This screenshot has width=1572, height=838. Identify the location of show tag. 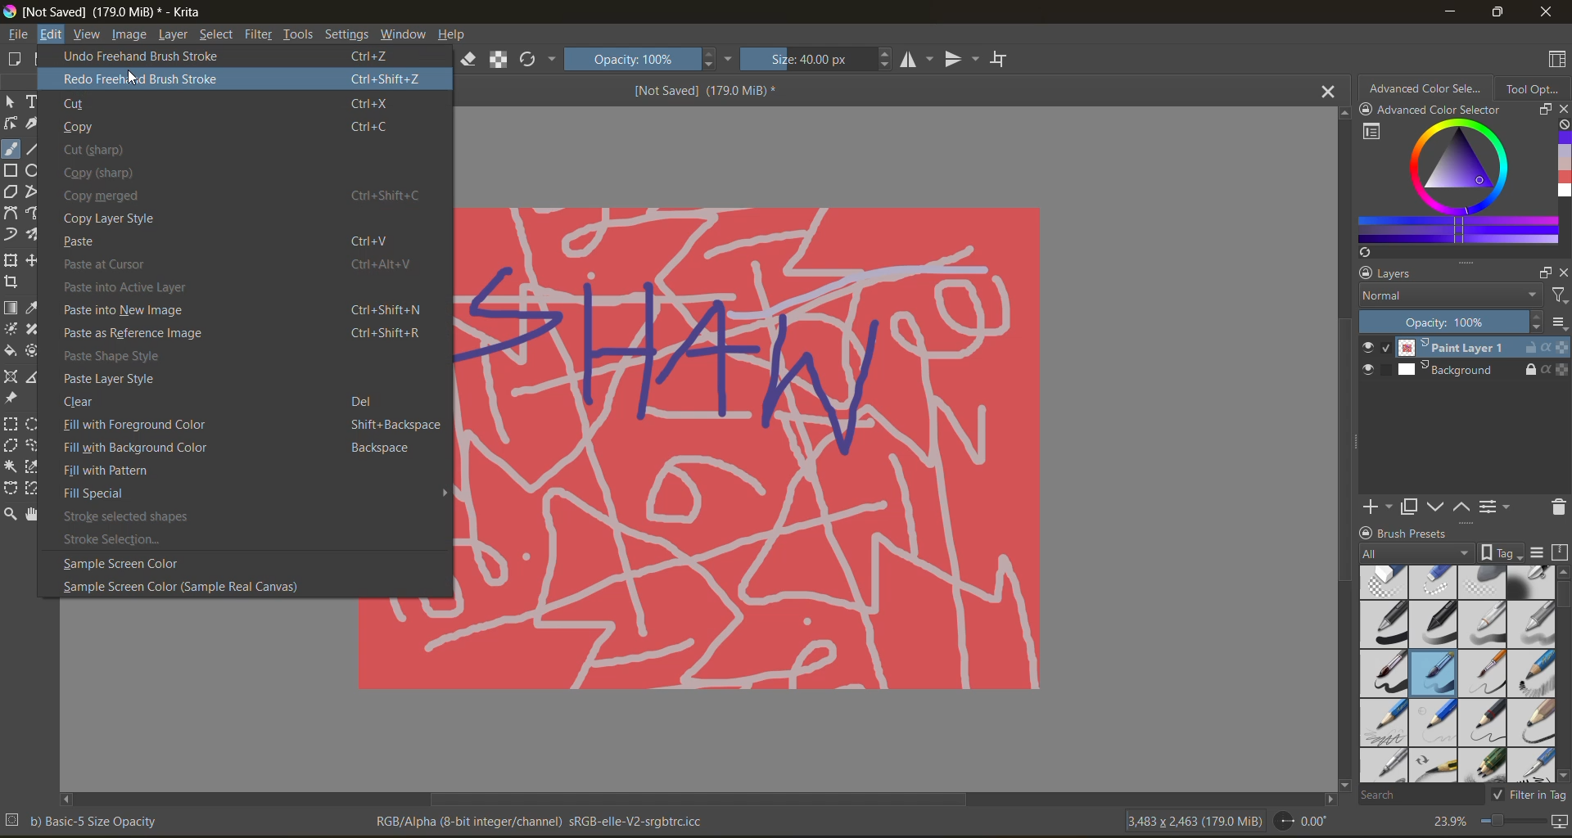
(1501, 552).